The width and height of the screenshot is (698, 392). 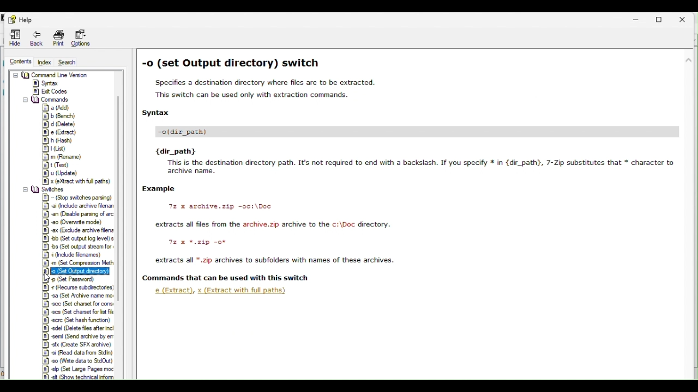 I want to click on add, so click(x=55, y=106).